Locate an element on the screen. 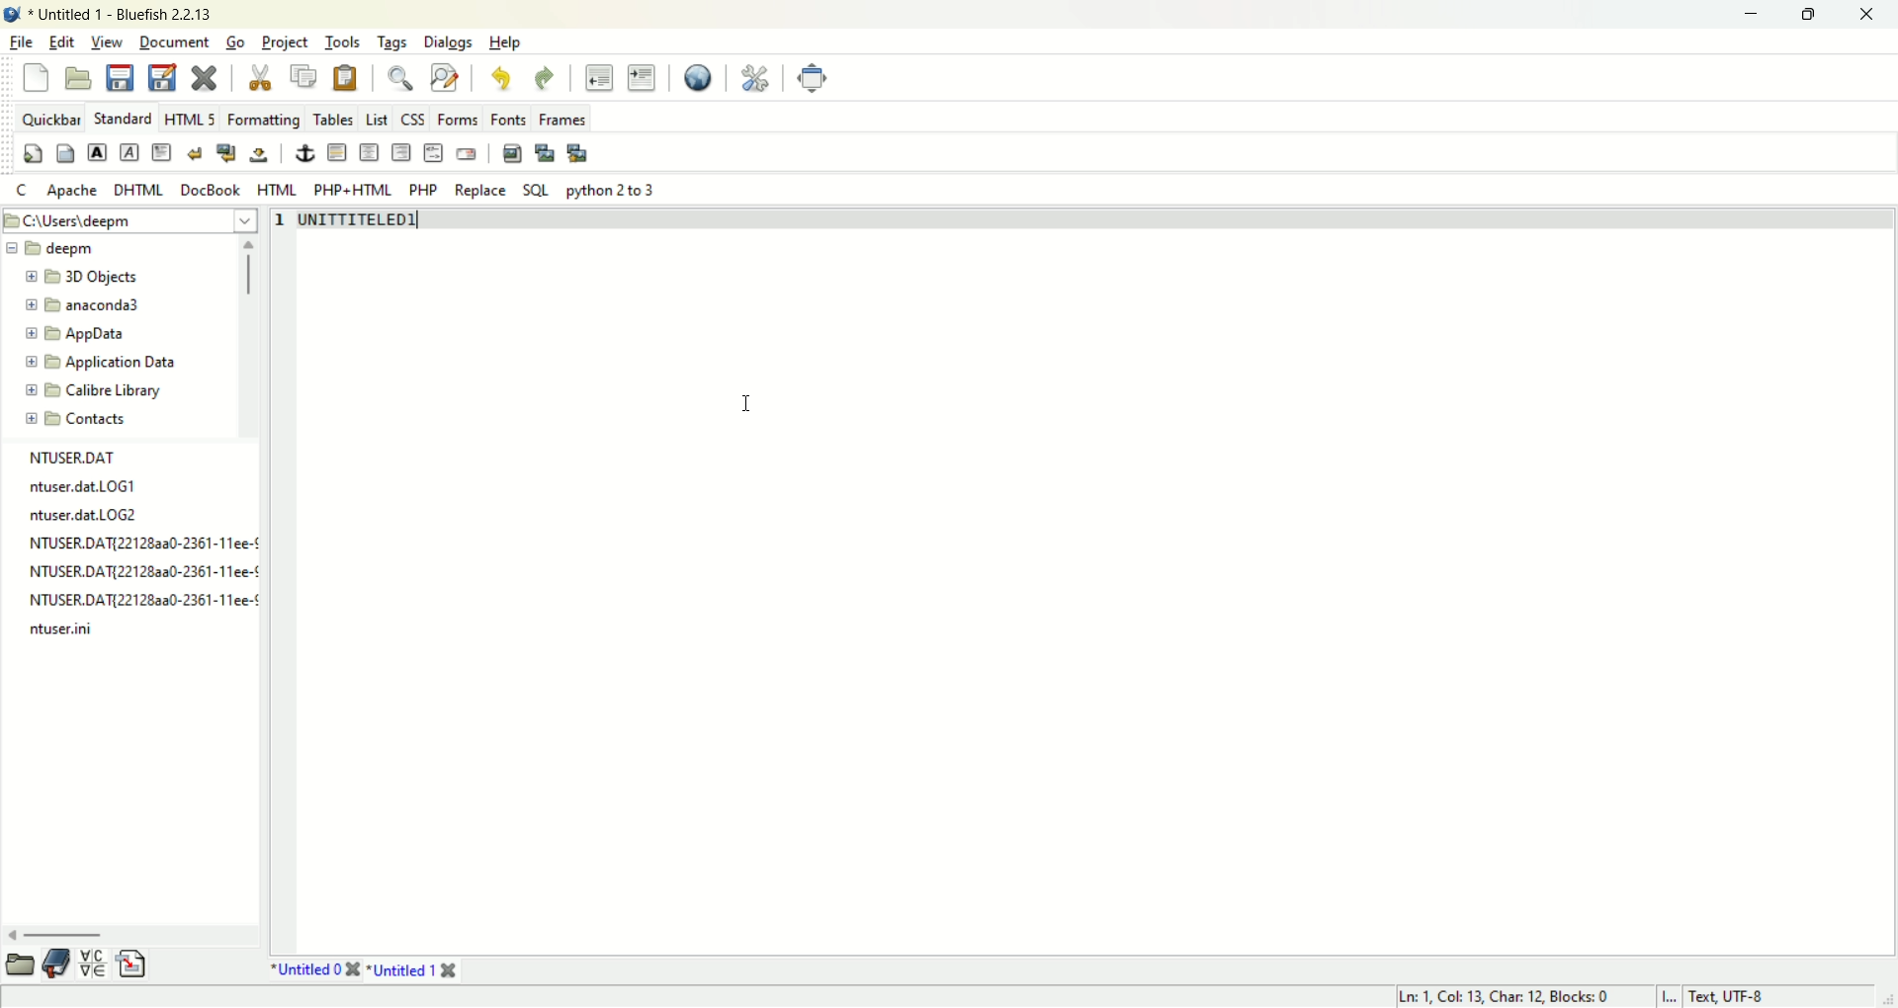 This screenshot has height=1008, width=1898. break is located at coordinates (195, 154).